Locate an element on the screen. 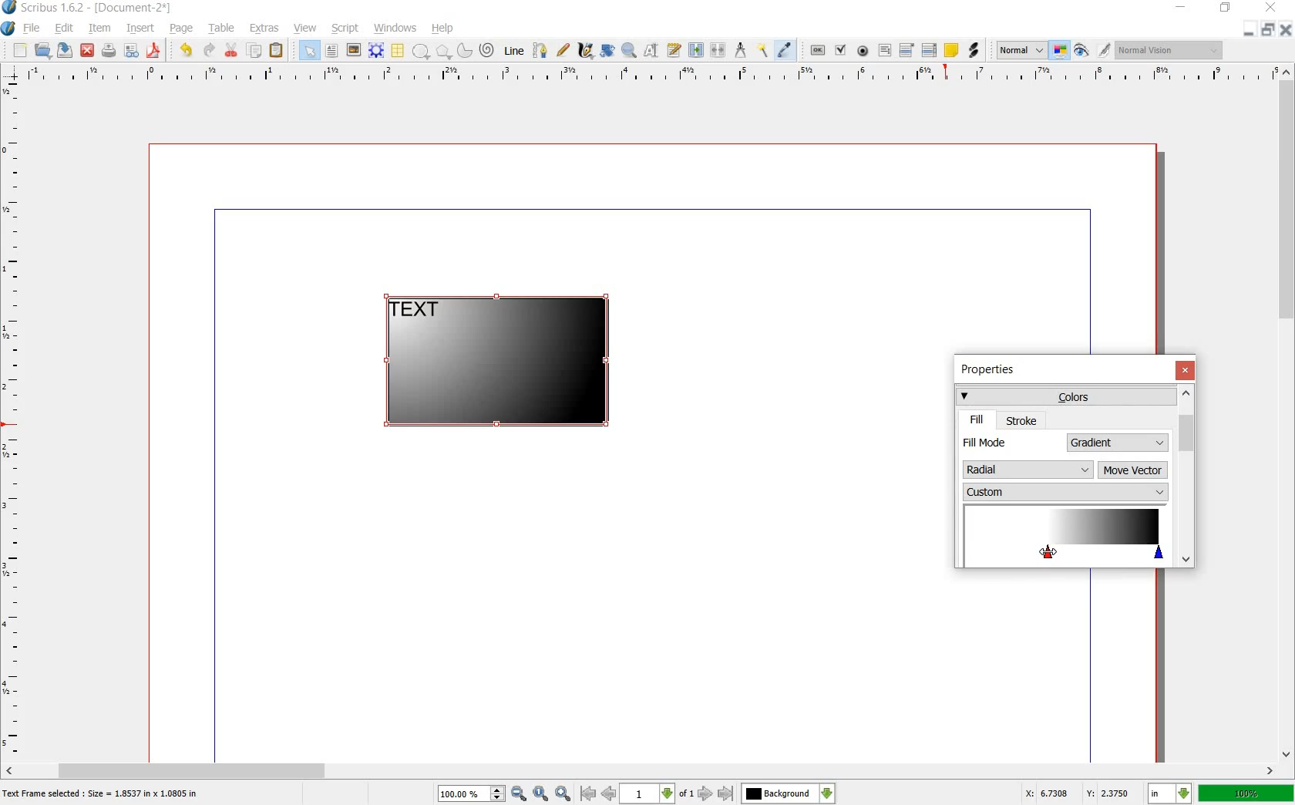 The height and width of the screenshot is (805, 1295). pdf check box is located at coordinates (840, 50).